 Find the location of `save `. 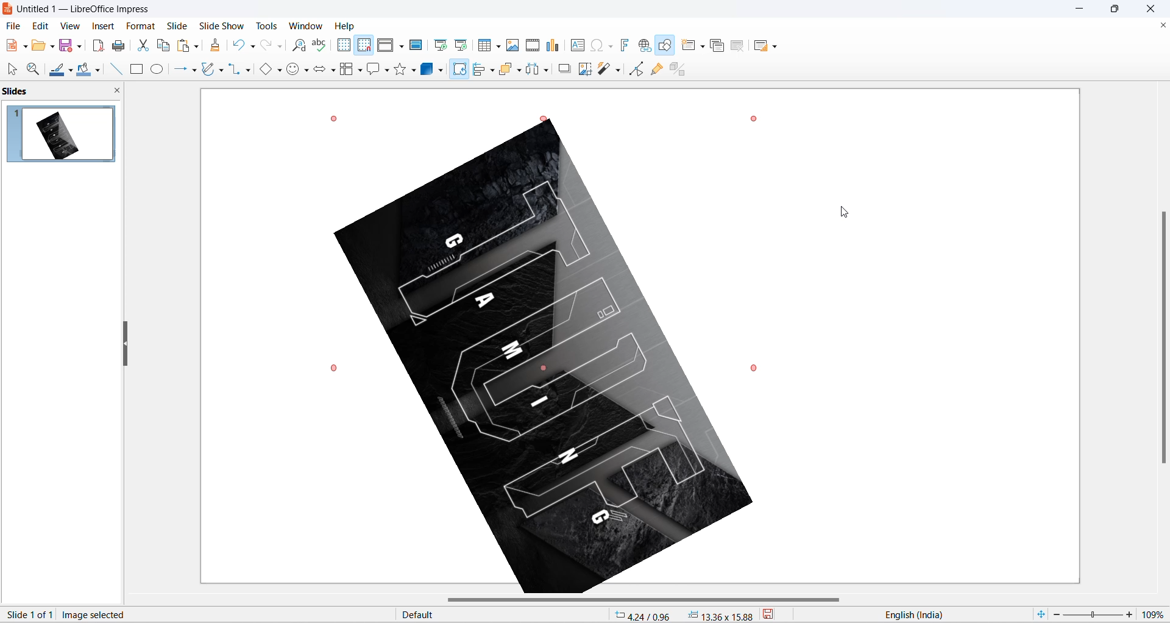

save  is located at coordinates (66, 47).